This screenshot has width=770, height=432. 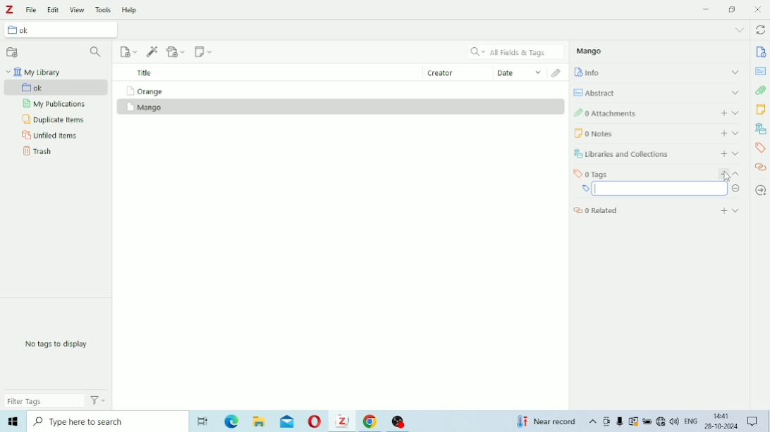 I want to click on Add Attachment, so click(x=176, y=52).